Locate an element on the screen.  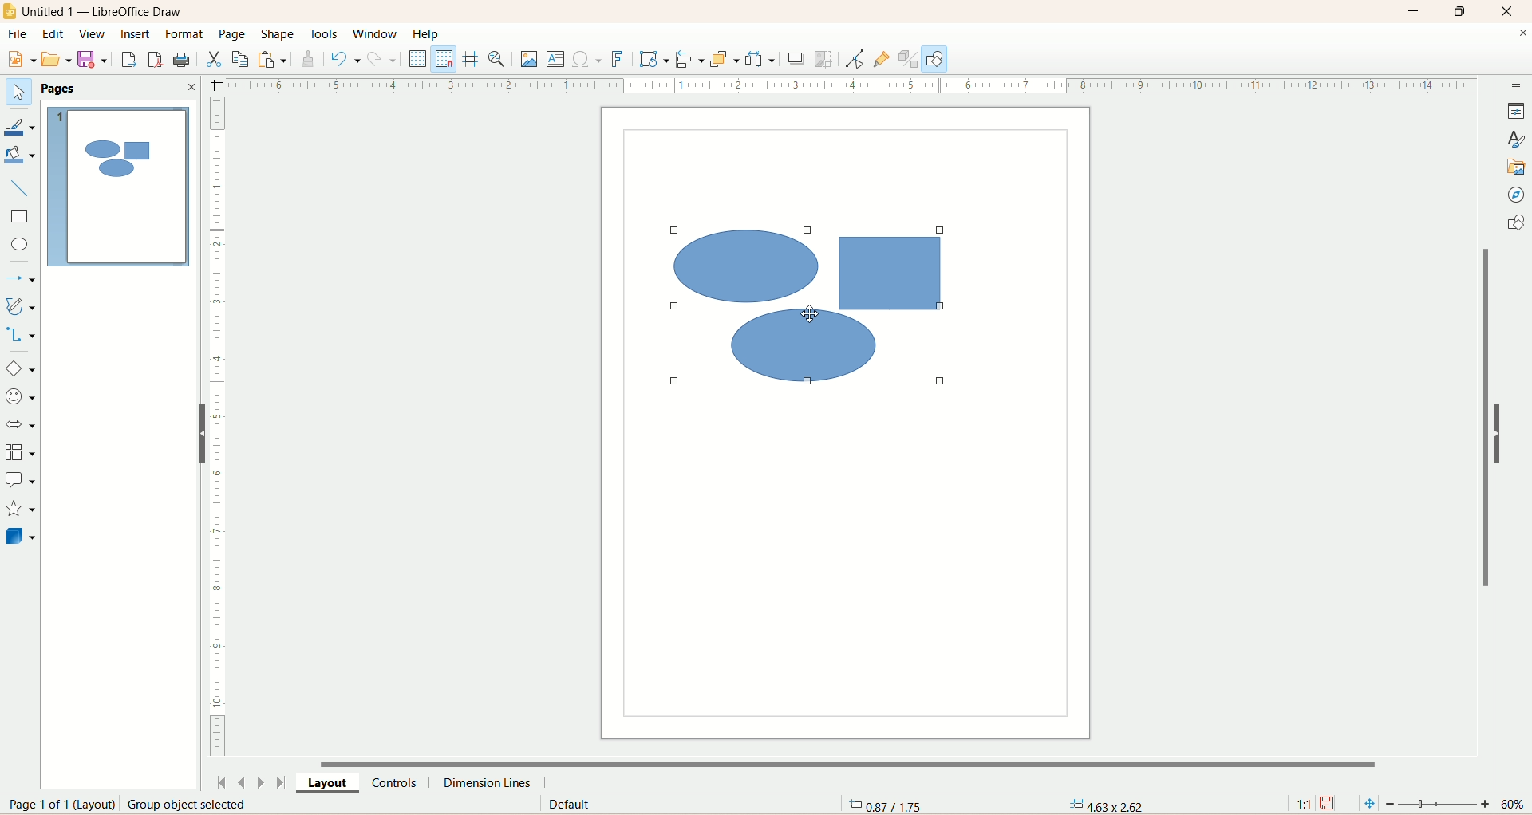
draw function is located at coordinates (934, 59).